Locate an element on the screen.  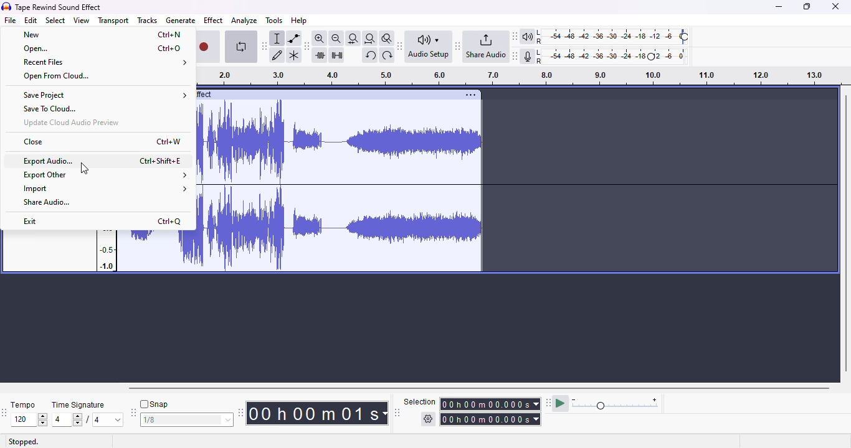
audacity time toolbar is located at coordinates (315, 413).